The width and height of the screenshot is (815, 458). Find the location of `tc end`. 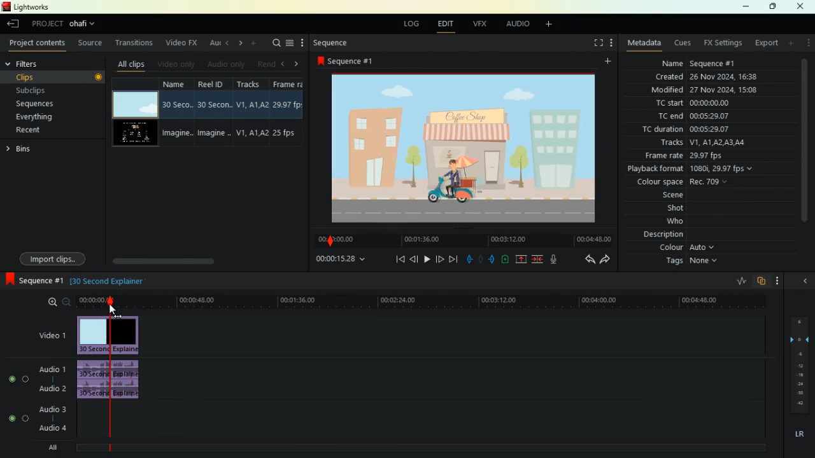

tc end is located at coordinates (669, 116).